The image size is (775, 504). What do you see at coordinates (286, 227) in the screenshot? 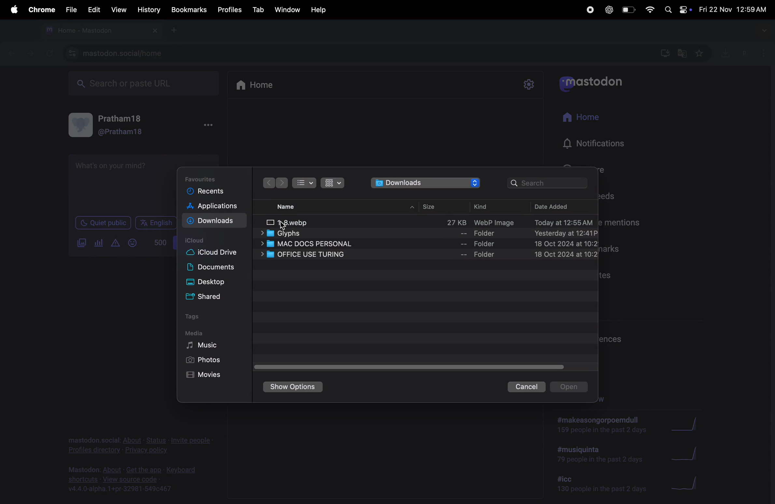
I see `cursor` at bounding box center [286, 227].